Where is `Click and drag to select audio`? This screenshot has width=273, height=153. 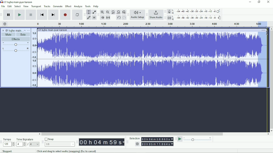
Click and drag to select audio is located at coordinates (67, 151).